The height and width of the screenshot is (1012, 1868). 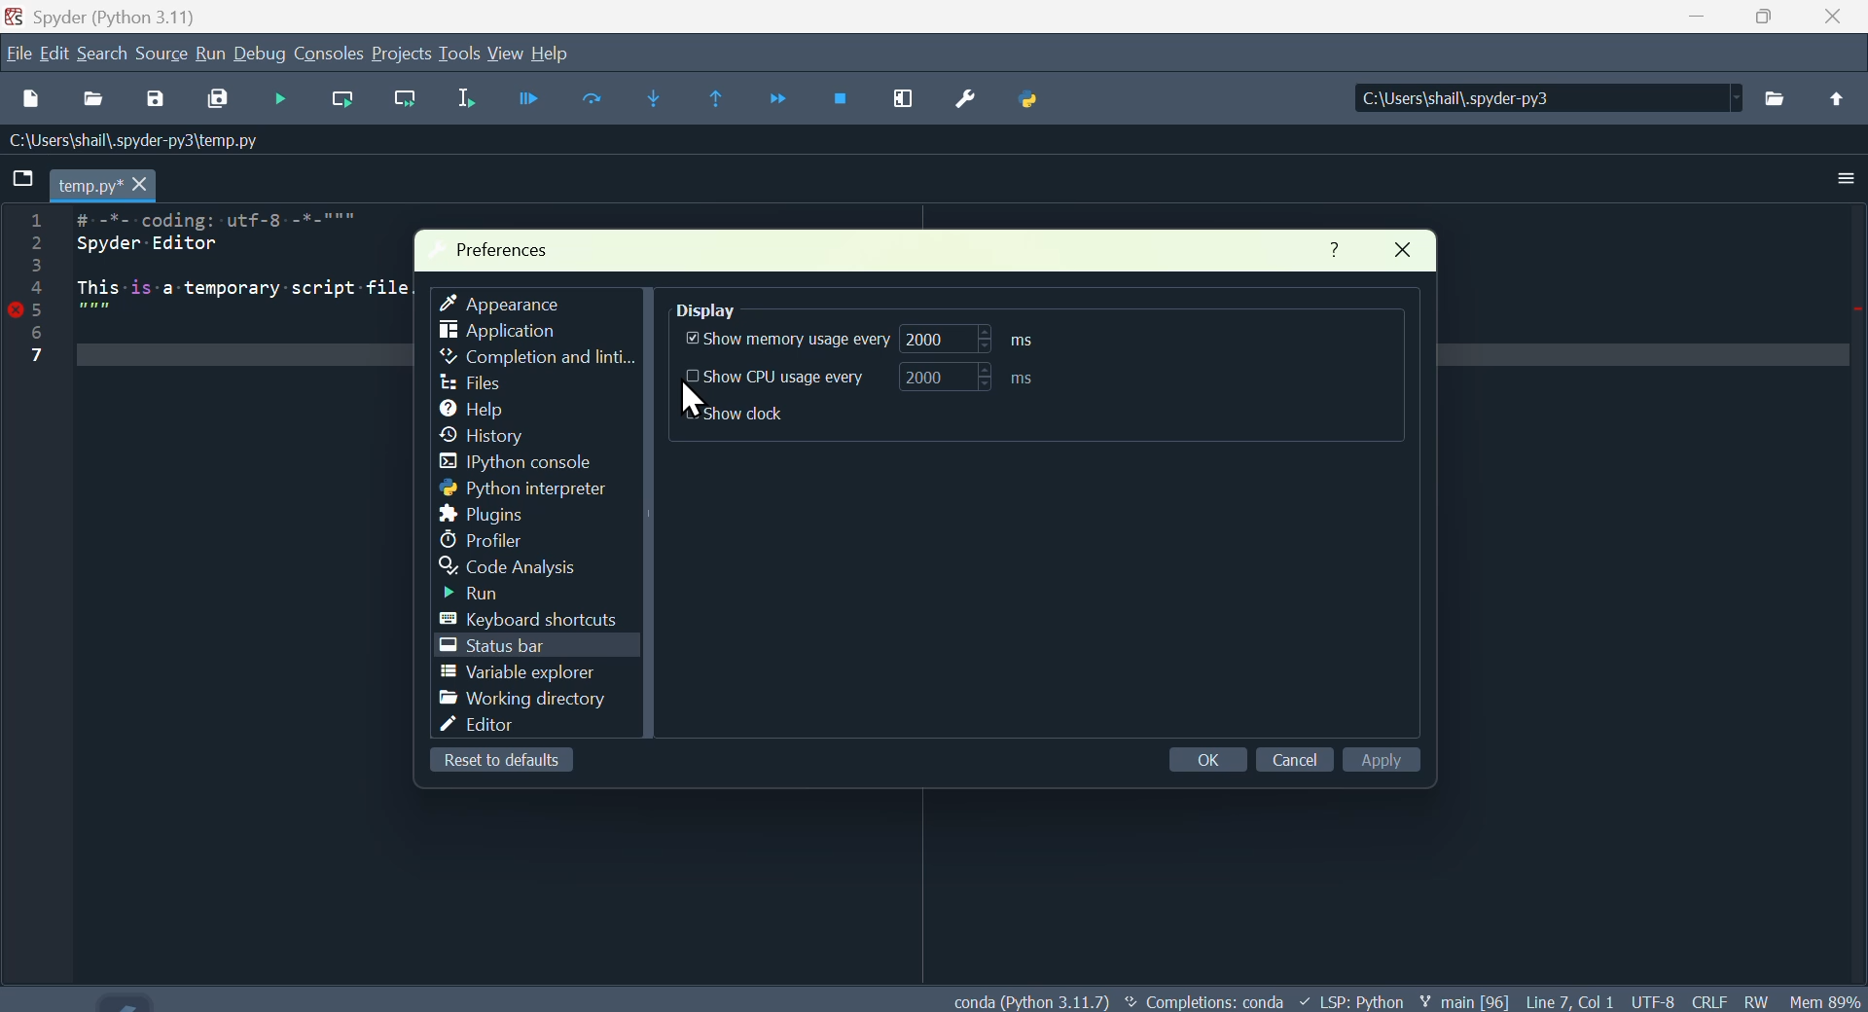 I want to click on file, so click(x=471, y=380).